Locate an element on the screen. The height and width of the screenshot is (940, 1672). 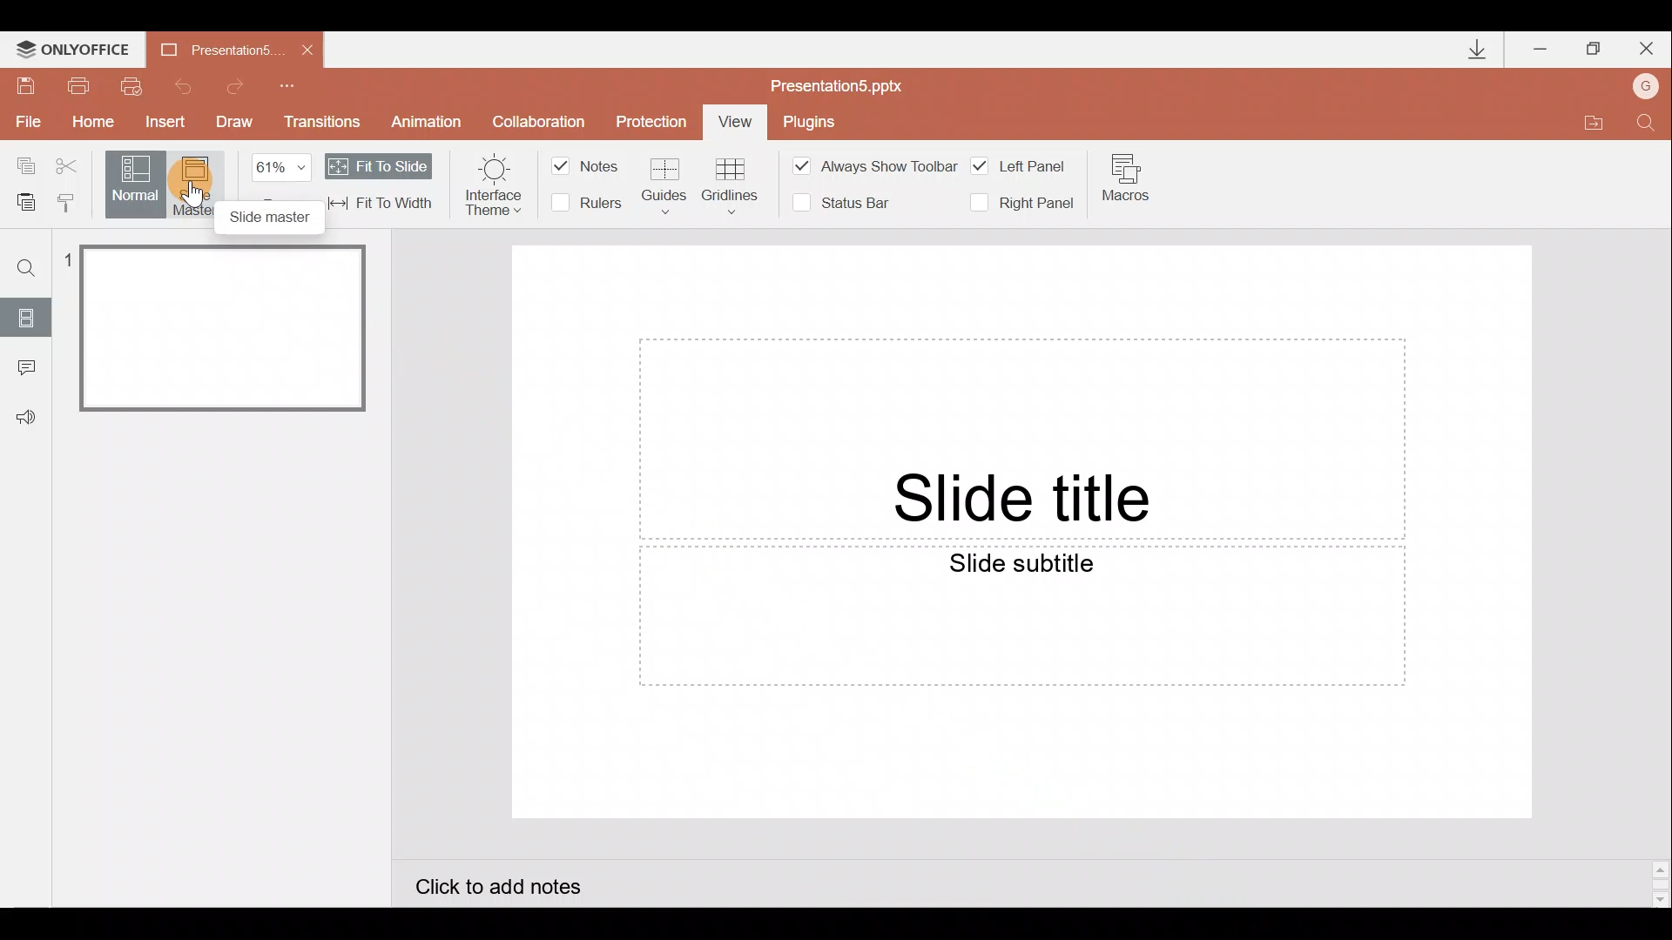
Status bar is located at coordinates (845, 205).